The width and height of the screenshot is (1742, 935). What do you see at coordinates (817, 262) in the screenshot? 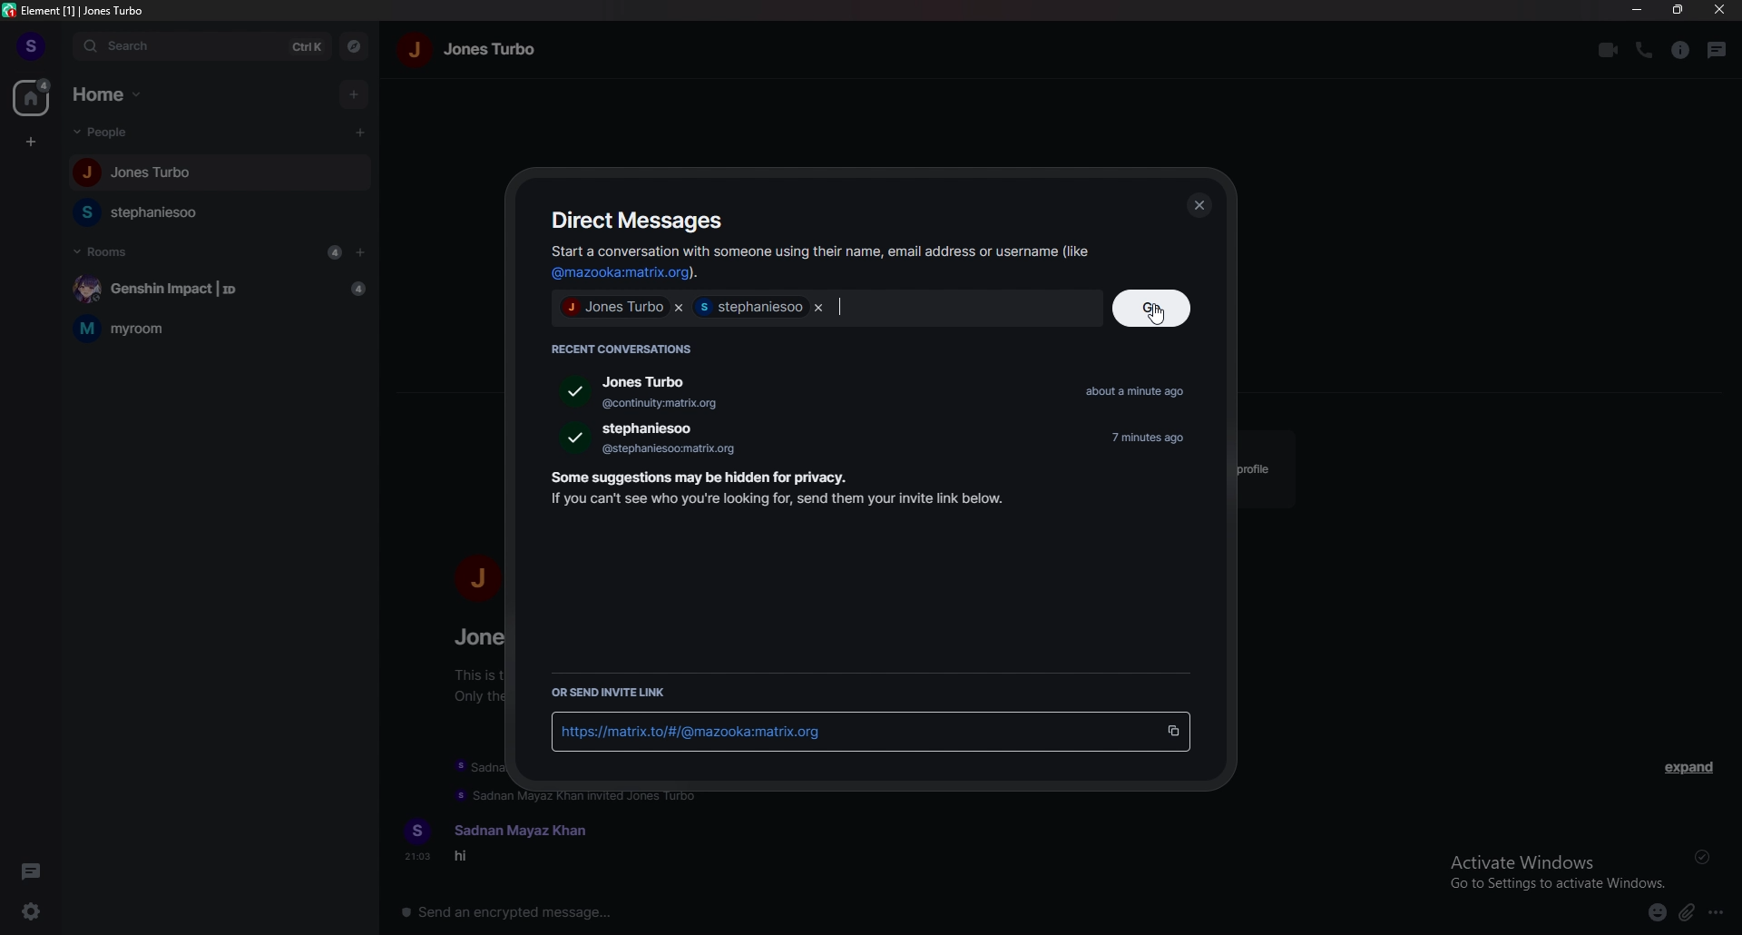
I see `Start a conversation with someone using their name, email address or username (like @mazooka:matrix.org).` at bounding box center [817, 262].